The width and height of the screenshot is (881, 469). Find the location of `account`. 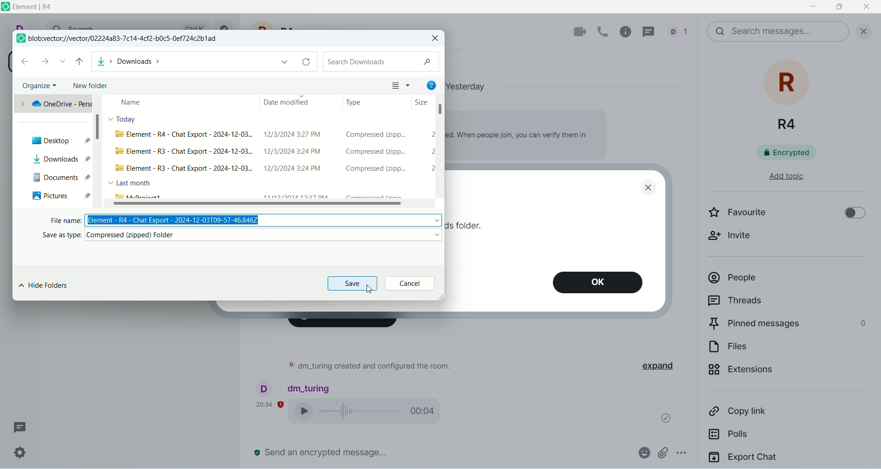

account is located at coordinates (294, 387).